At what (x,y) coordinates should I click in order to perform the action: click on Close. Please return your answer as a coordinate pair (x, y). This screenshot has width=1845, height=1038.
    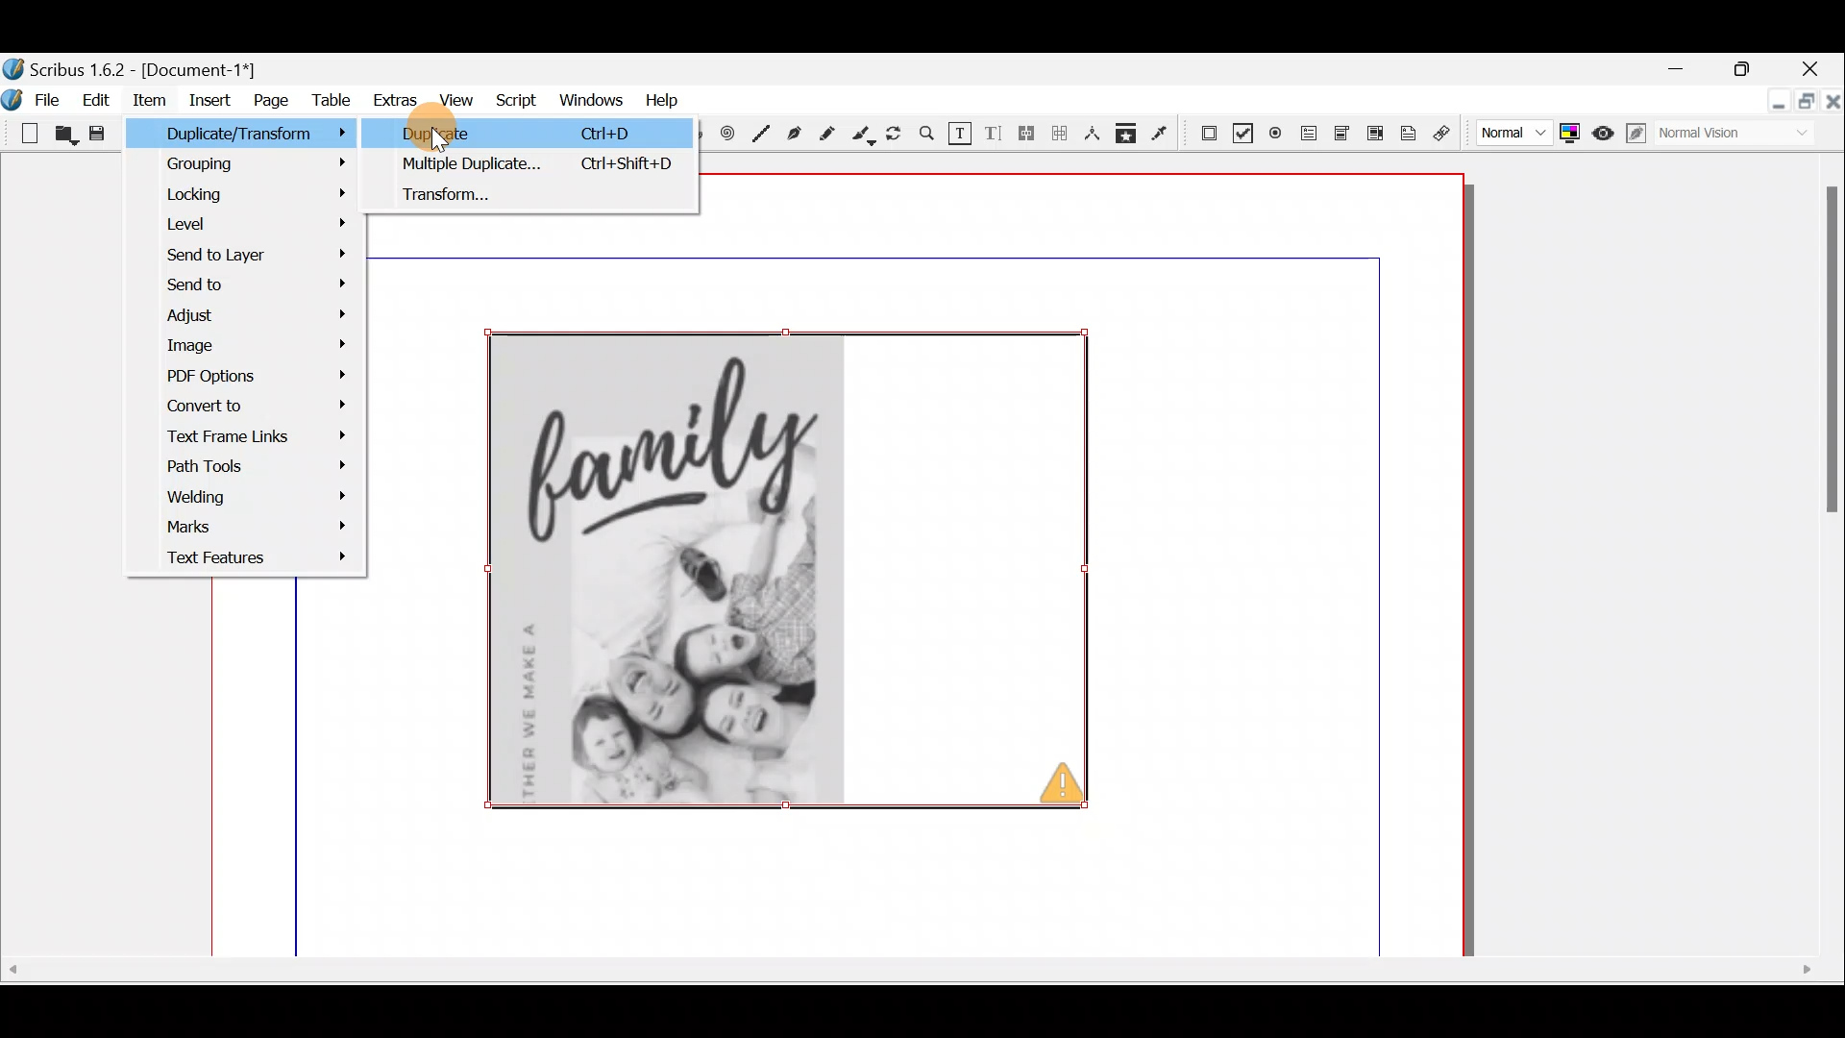
    Looking at the image, I should click on (1817, 64).